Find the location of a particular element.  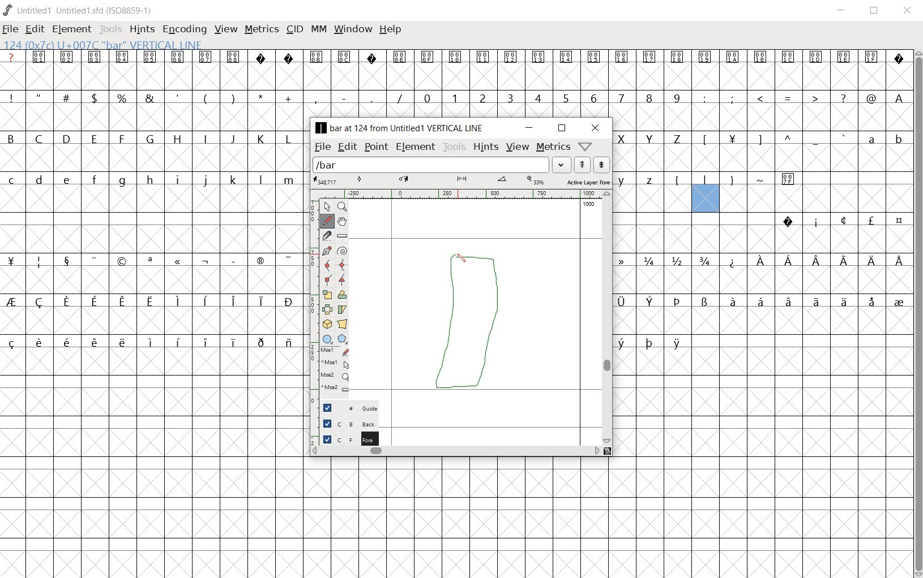

cid is located at coordinates (294, 29).